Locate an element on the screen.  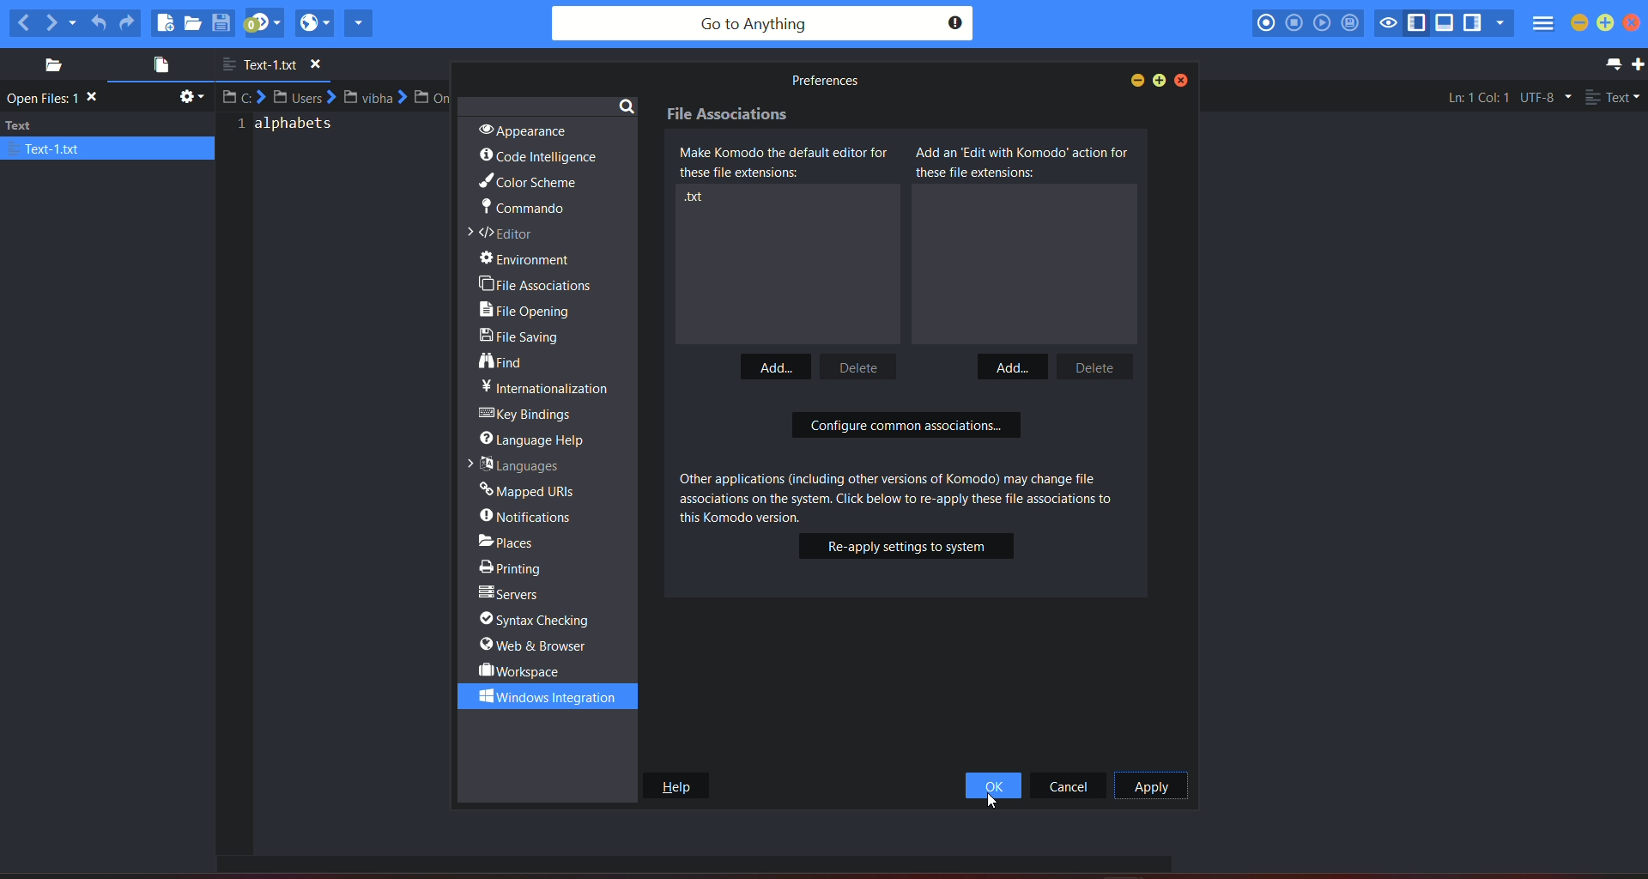
close is located at coordinates (1637, 24).